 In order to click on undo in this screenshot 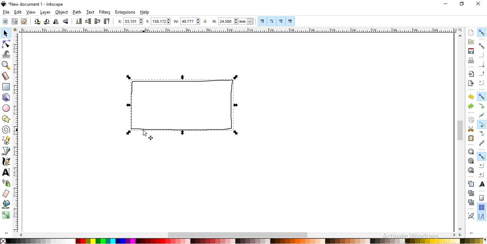, I will do `click(471, 97)`.